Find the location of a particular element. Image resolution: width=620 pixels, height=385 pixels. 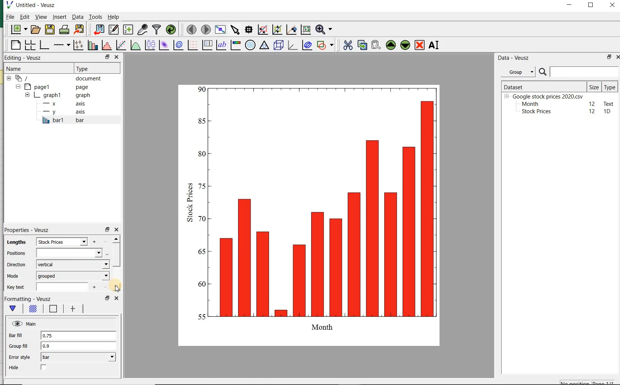

minimize is located at coordinates (570, 6).